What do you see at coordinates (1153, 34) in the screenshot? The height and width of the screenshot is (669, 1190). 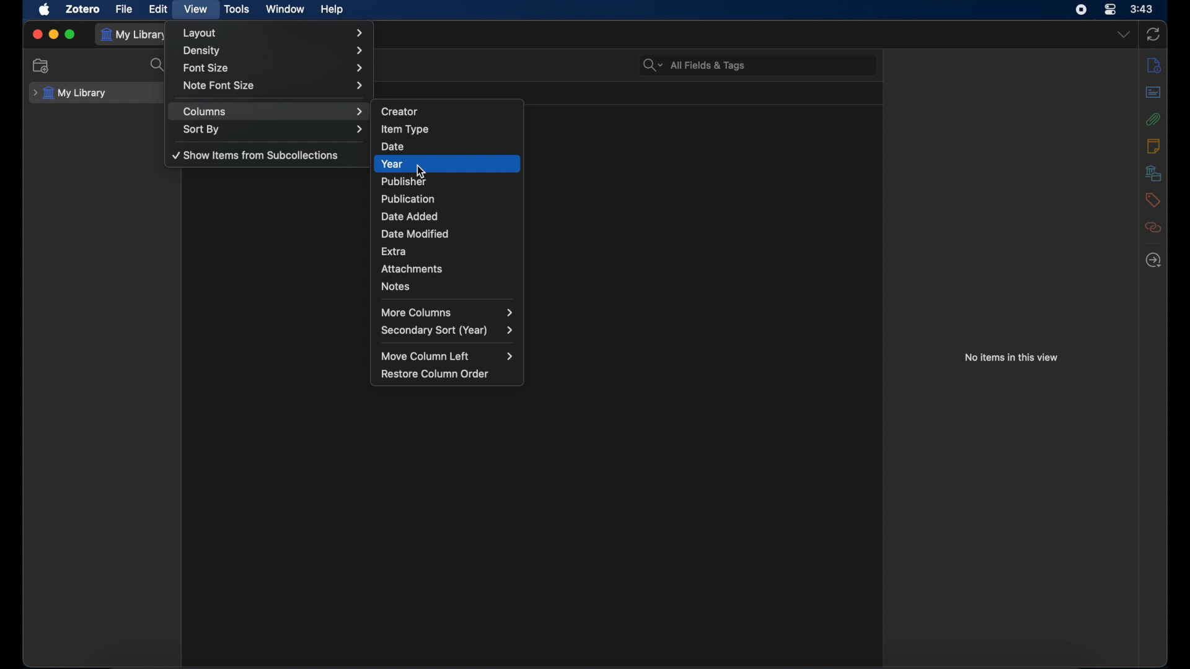 I see `sync` at bounding box center [1153, 34].